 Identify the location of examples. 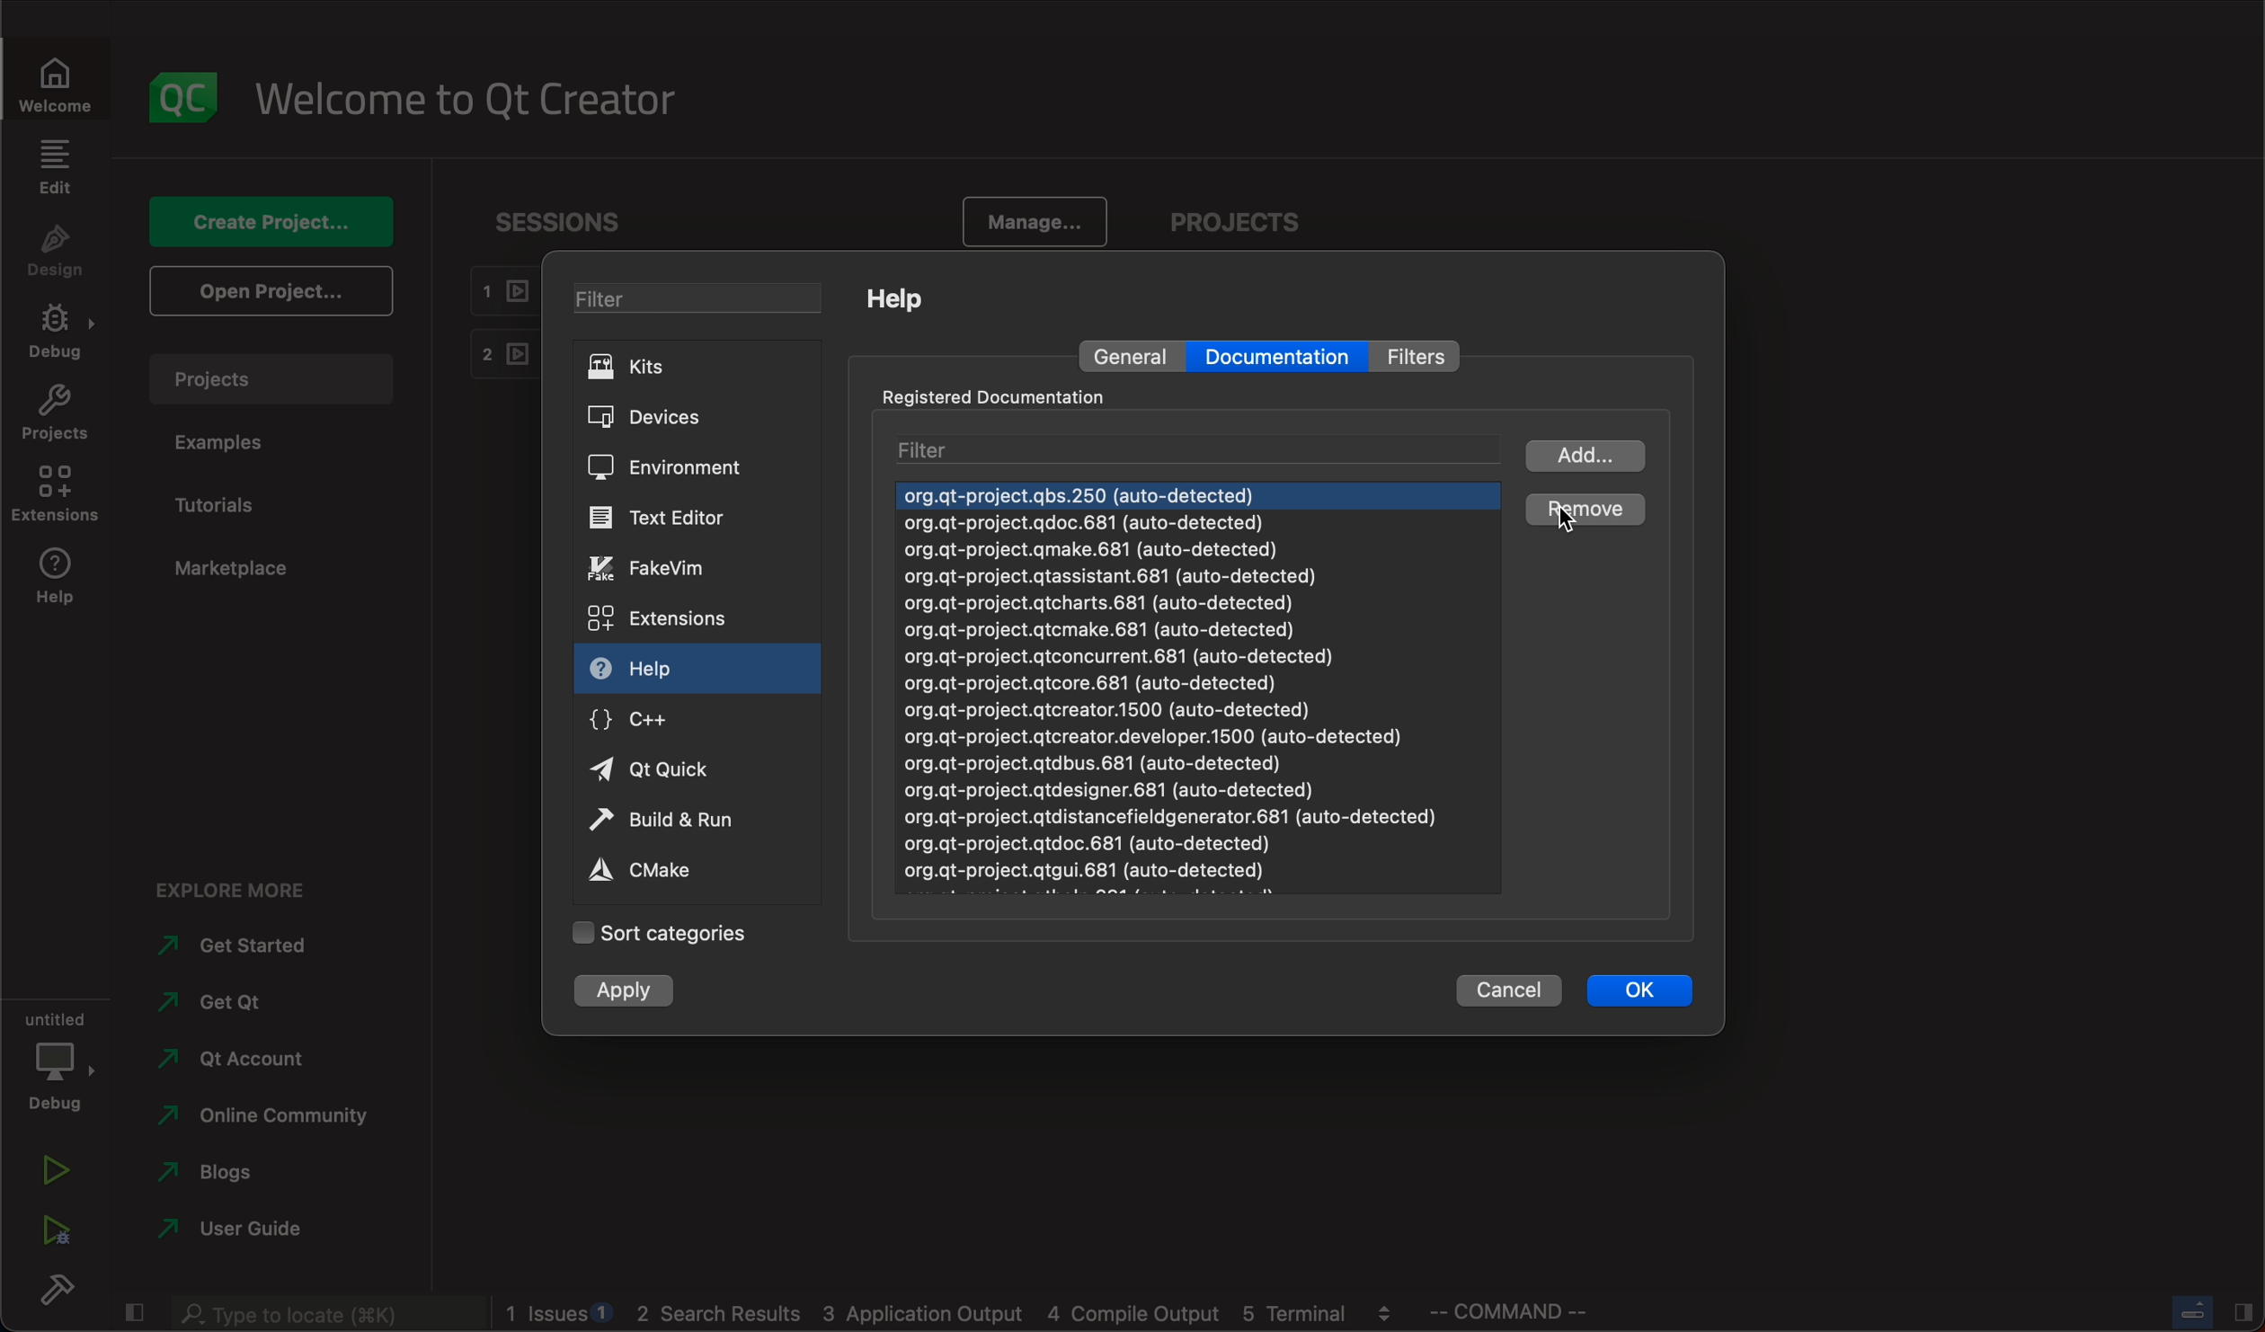
(248, 451).